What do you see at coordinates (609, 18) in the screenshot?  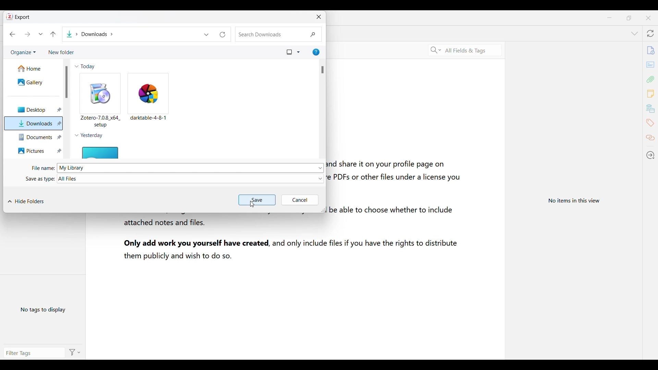 I see `Minimize` at bounding box center [609, 18].